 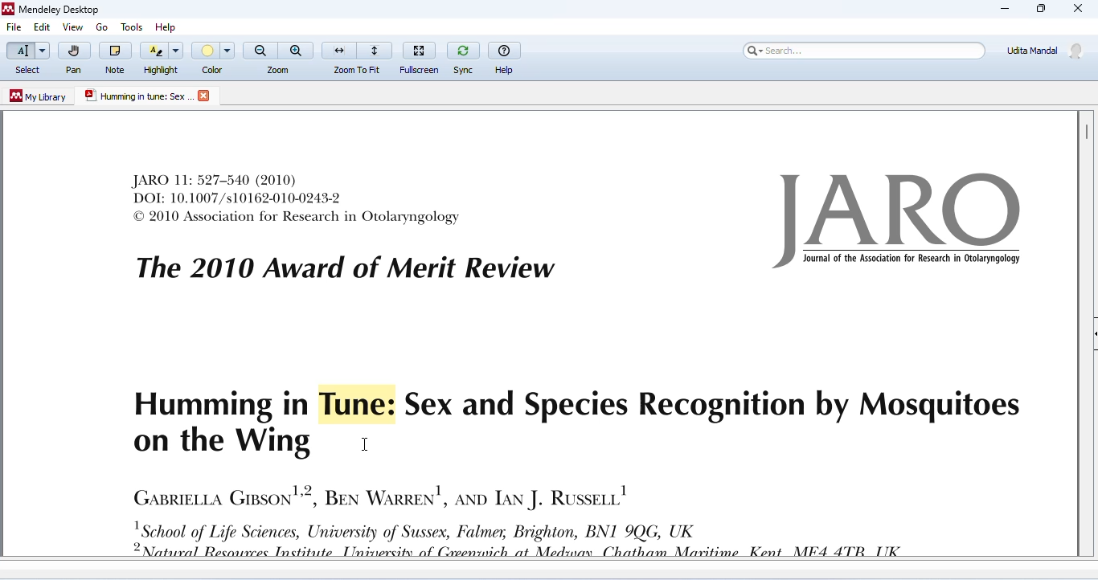 What do you see at coordinates (104, 27) in the screenshot?
I see `Go` at bounding box center [104, 27].